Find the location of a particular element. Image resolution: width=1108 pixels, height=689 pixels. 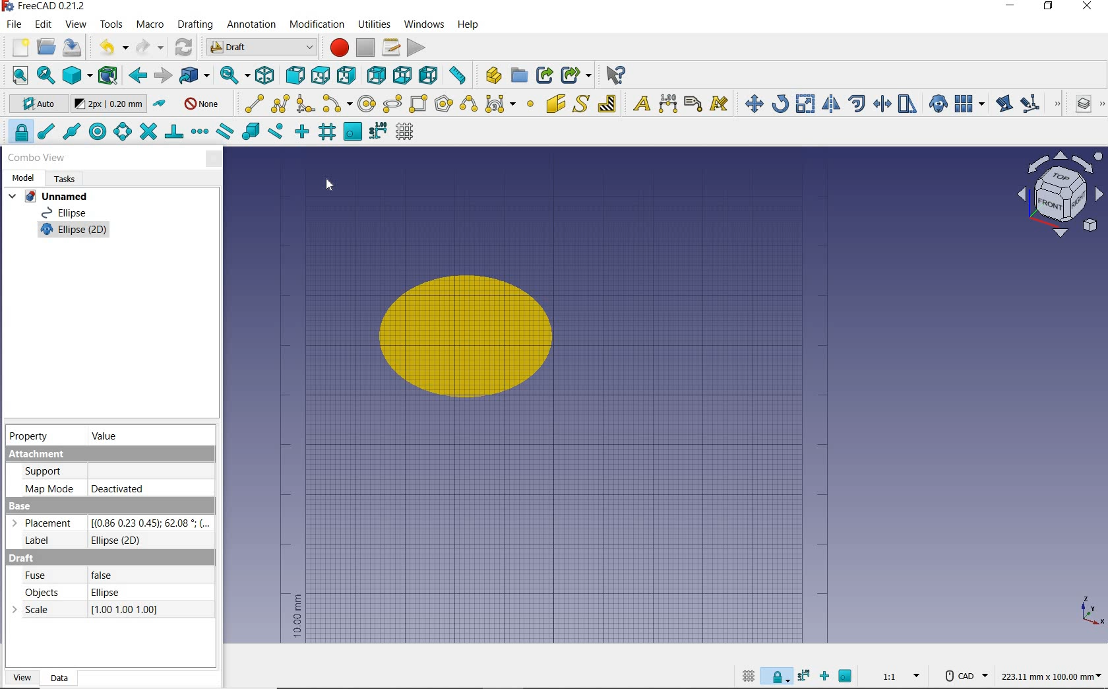

modification is located at coordinates (316, 26).